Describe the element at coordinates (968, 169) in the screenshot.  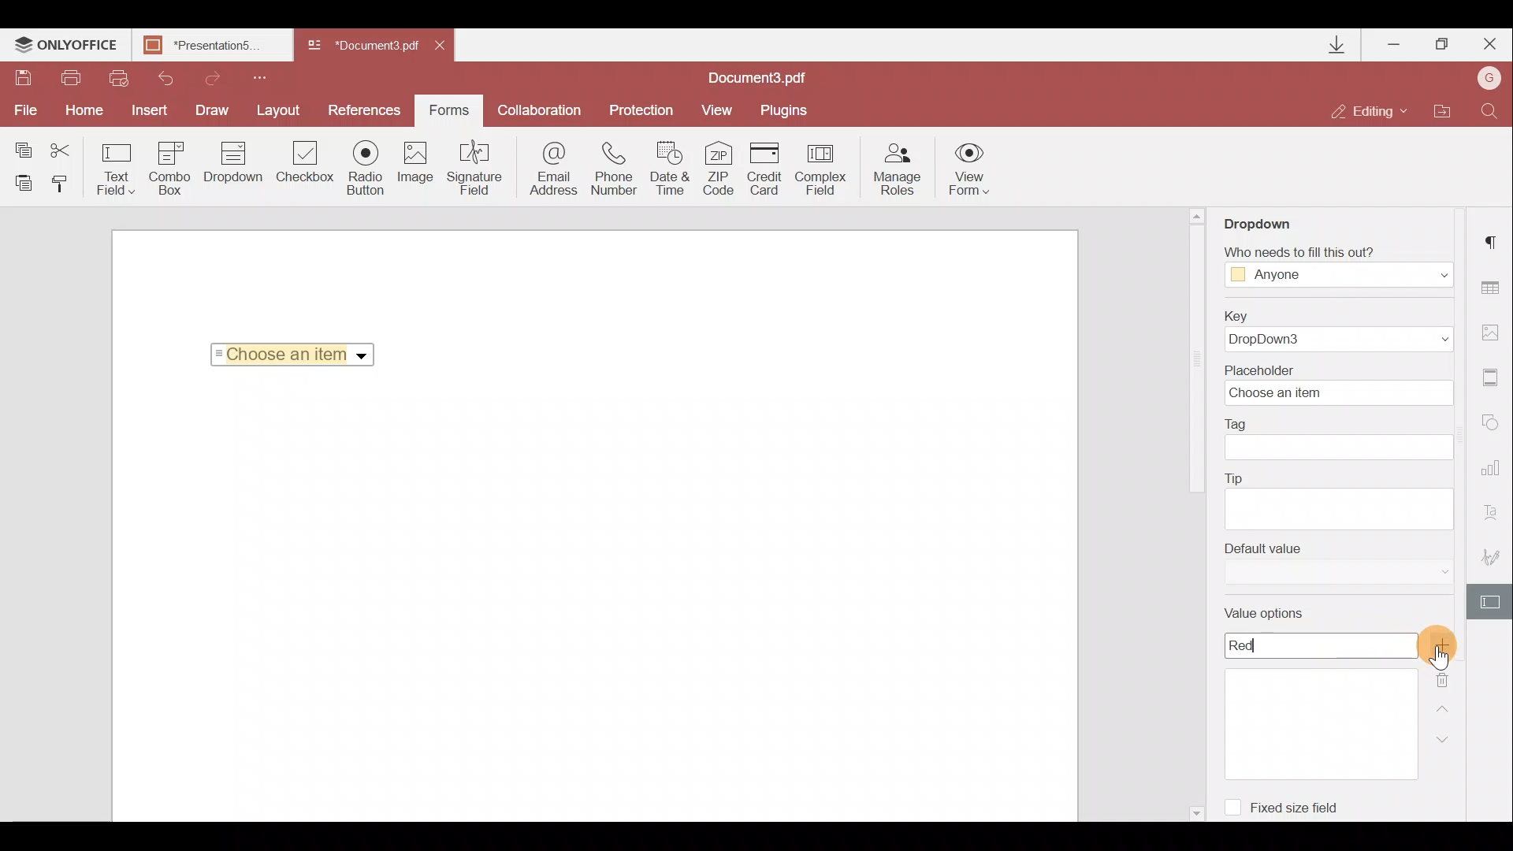
I see `View form` at that location.